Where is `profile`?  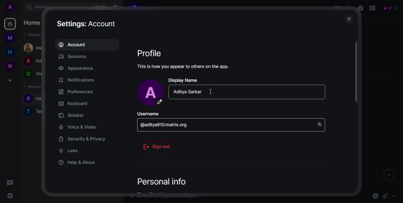
profile is located at coordinates (150, 53).